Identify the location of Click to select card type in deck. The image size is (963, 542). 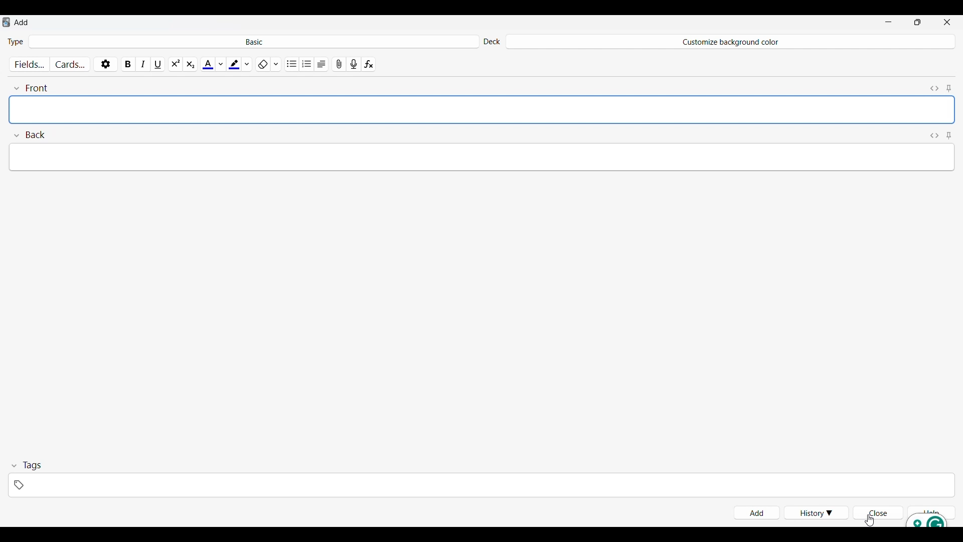
(254, 41).